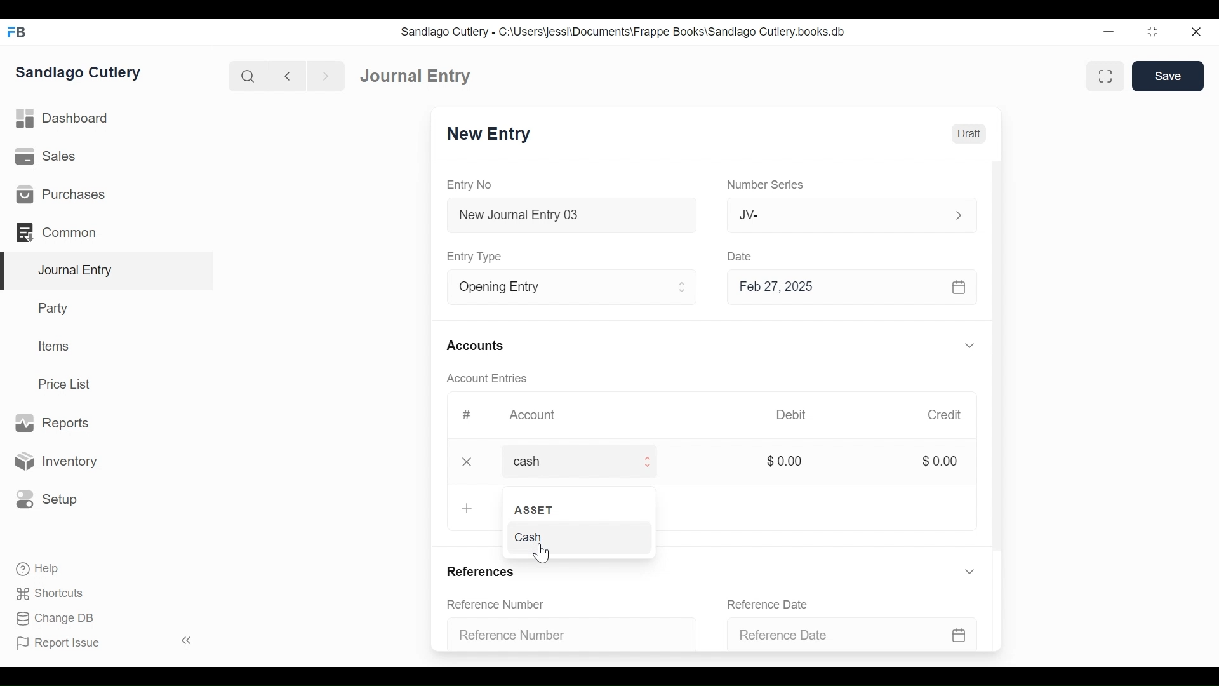 This screenshot has height=686, width=1219. I want to click on Dashboard, so click(63, 119).